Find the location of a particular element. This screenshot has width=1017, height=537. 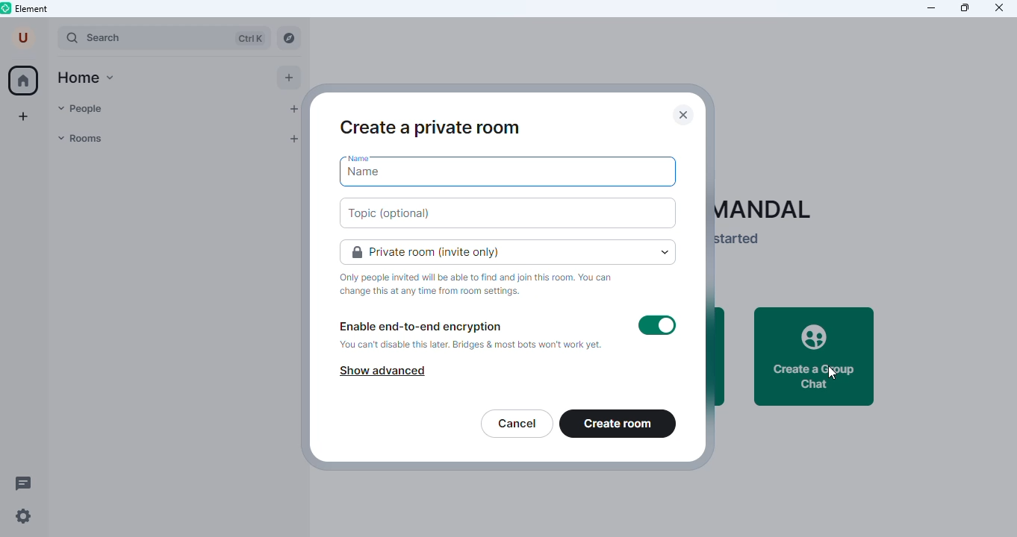

create a space is located at coordinates (26, 117).